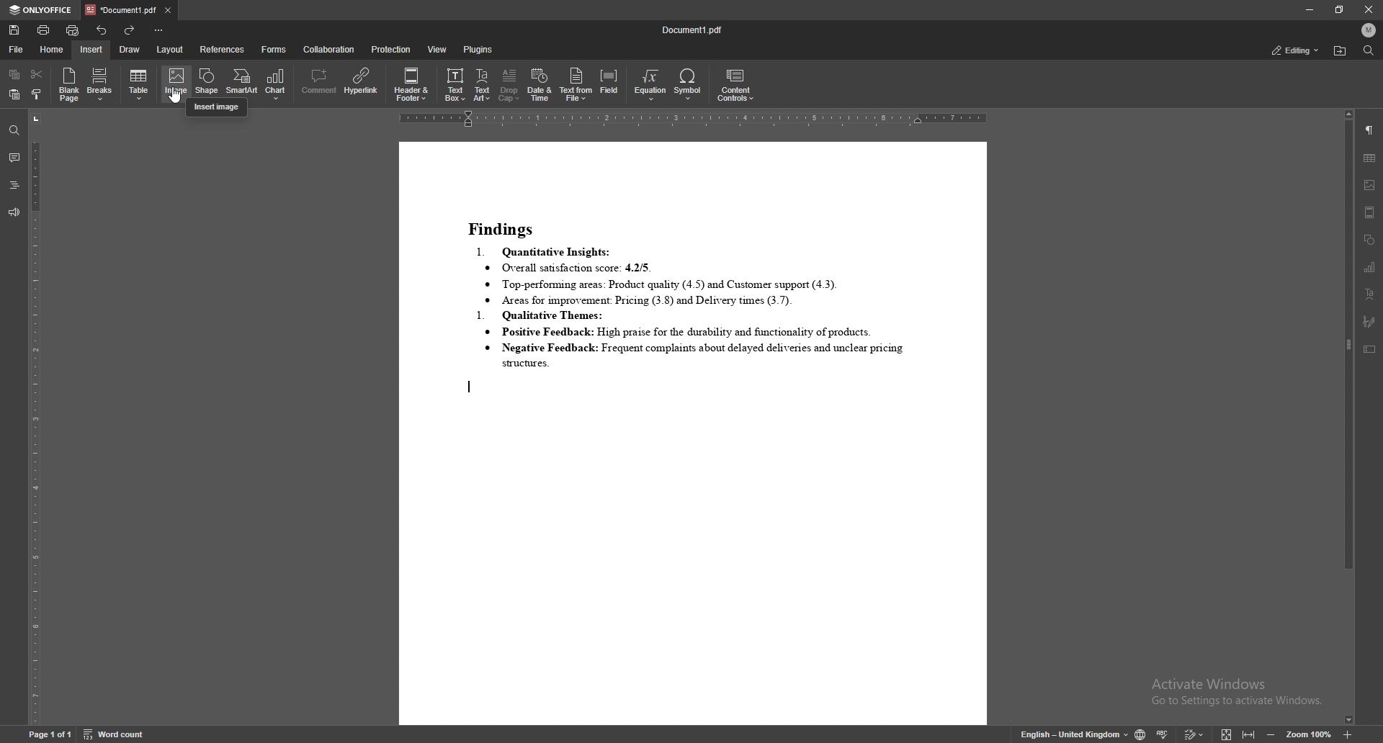 This screenshot has height=743, width=1383. Describe the element at coordinates (101, 84) in the screenshot. I see `breaks` at that location.